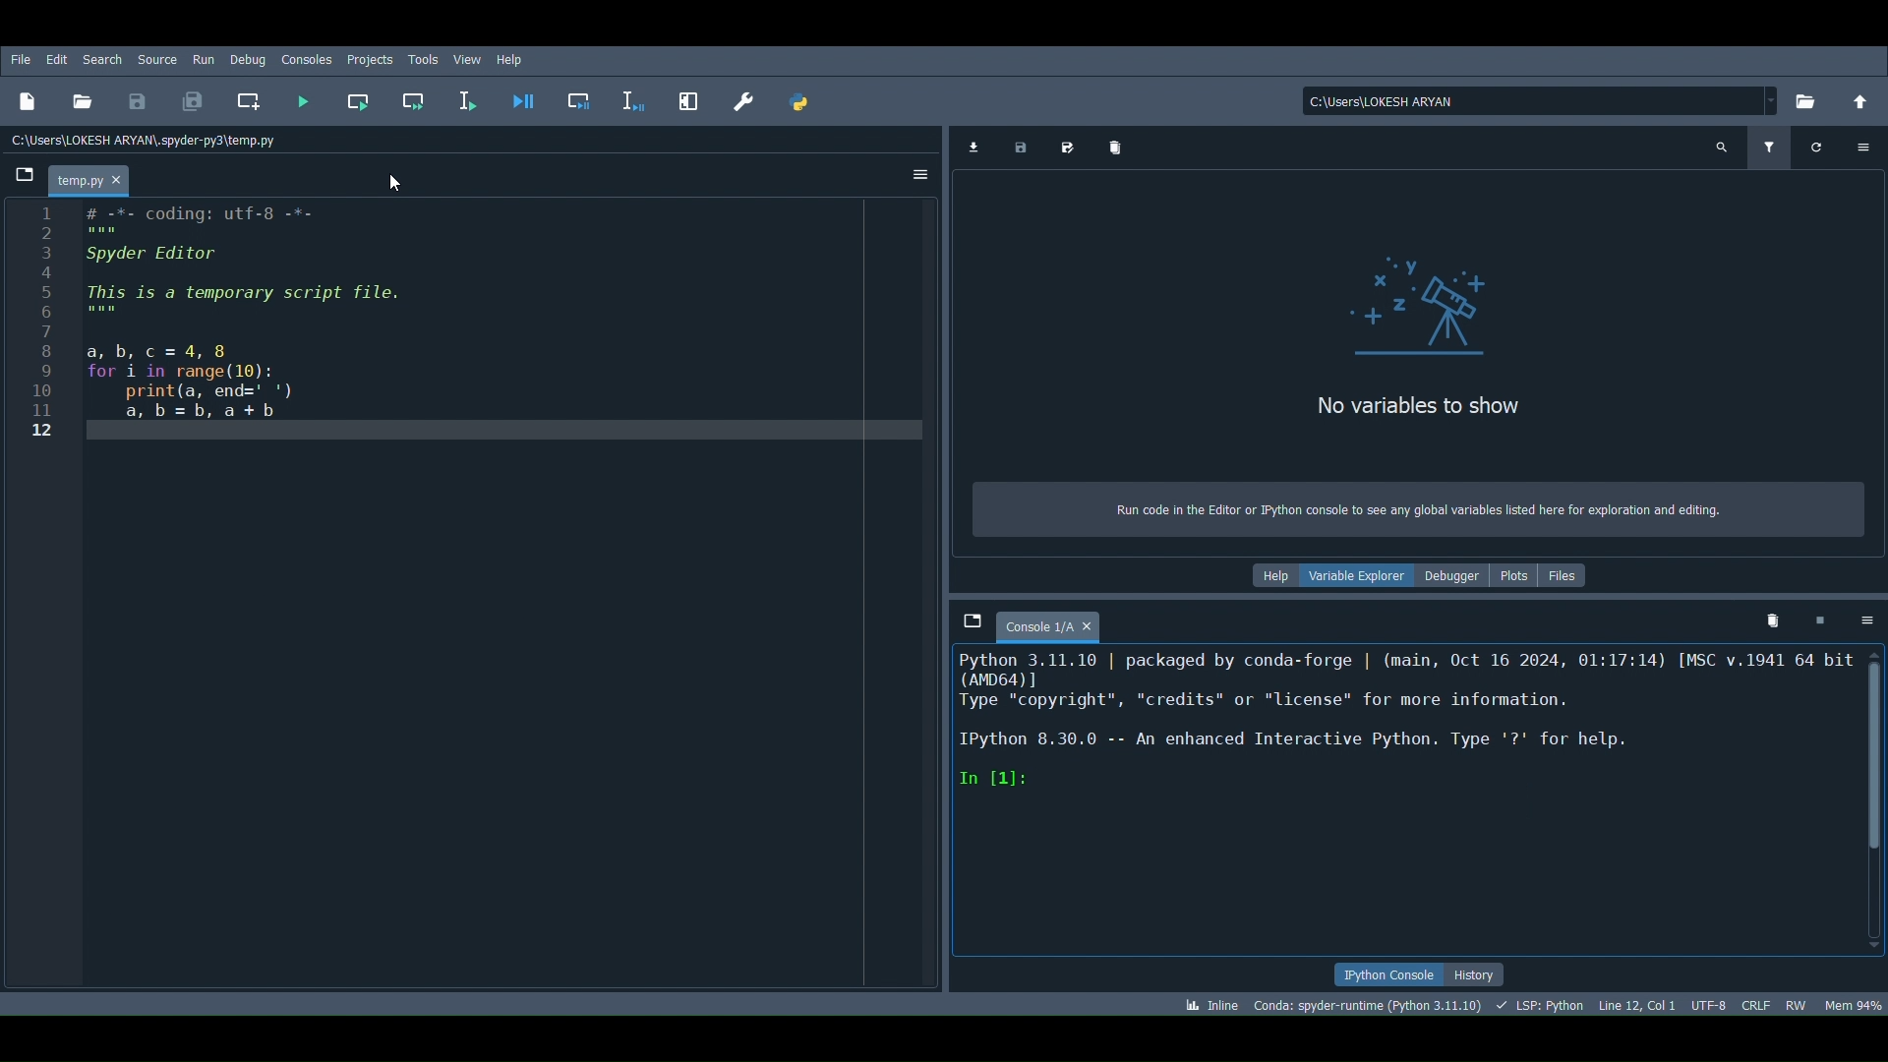 The width and height of the screenshot is (1888, 1062). I want to click on Save all (Ctrl + Alt + S), so click(199, 98).